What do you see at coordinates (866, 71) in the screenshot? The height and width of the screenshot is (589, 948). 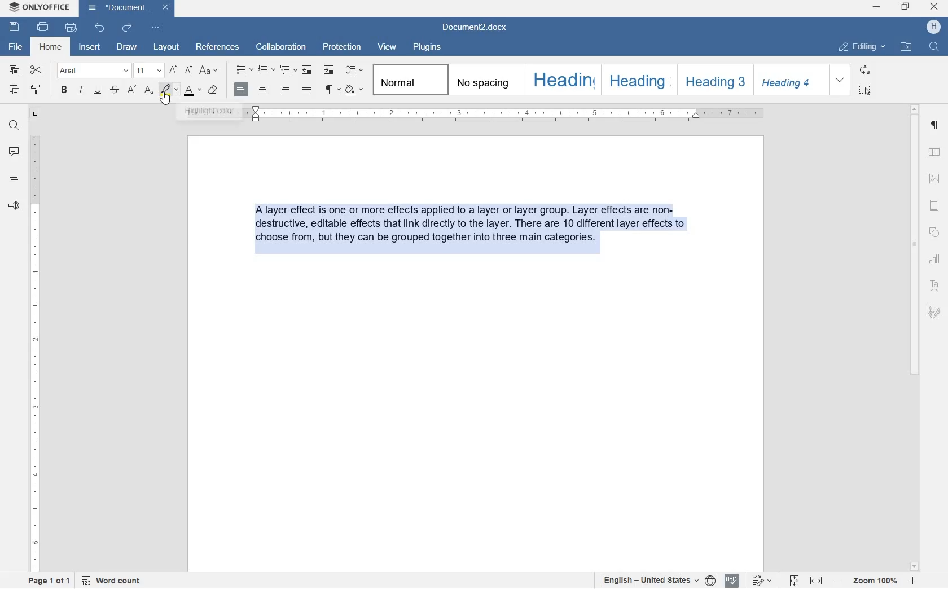 I see `replace` at bounding box center [866, 71].